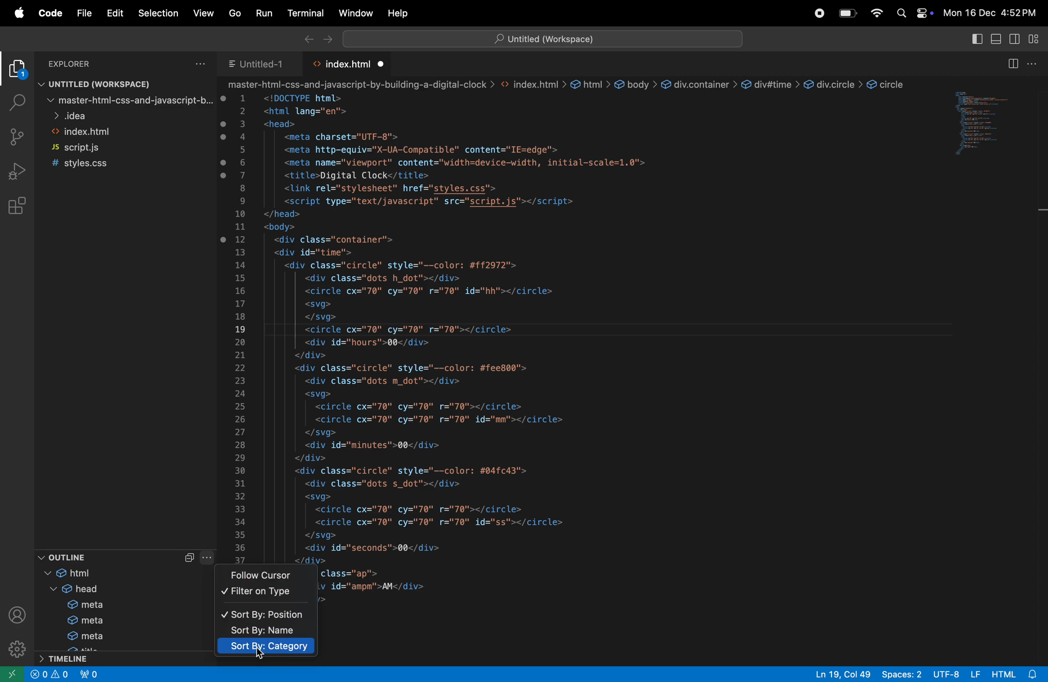  I want to click on battery, so click(848, 12).